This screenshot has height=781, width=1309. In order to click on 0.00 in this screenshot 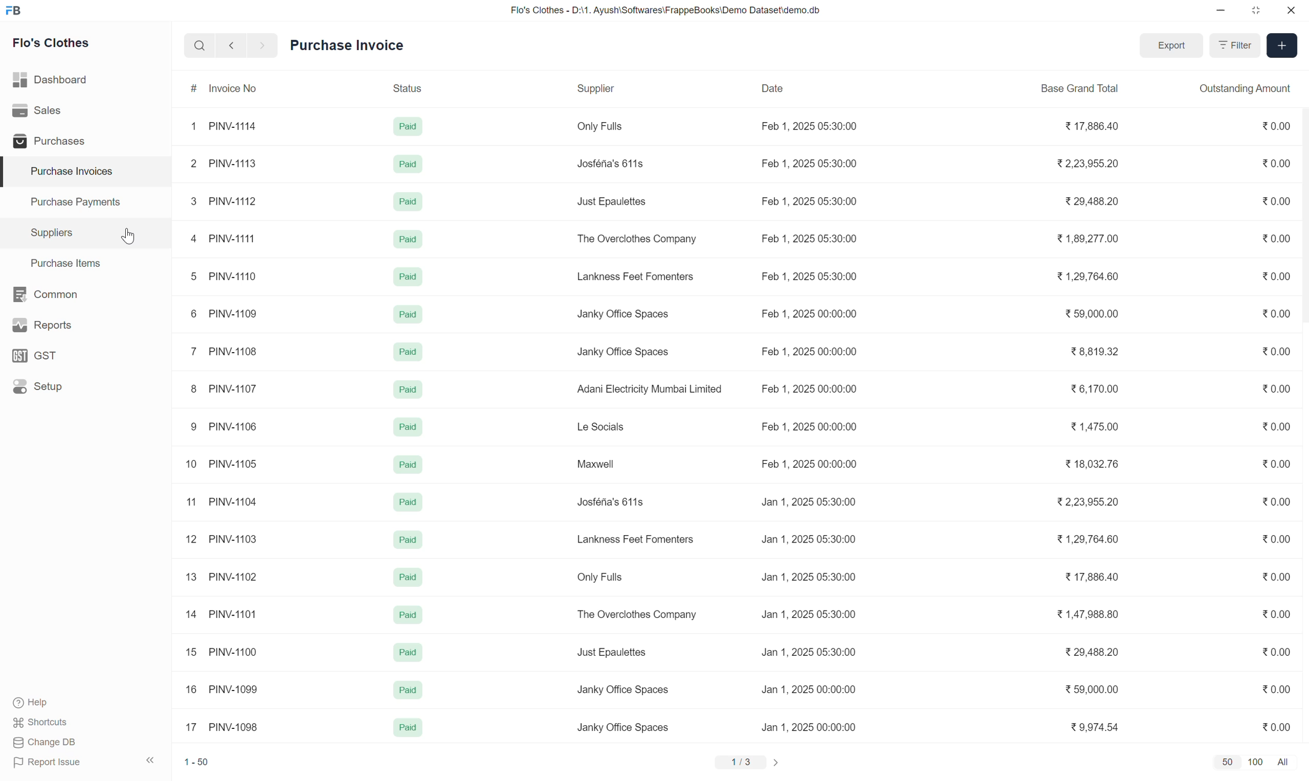, I will do `click(1276, 351)`.